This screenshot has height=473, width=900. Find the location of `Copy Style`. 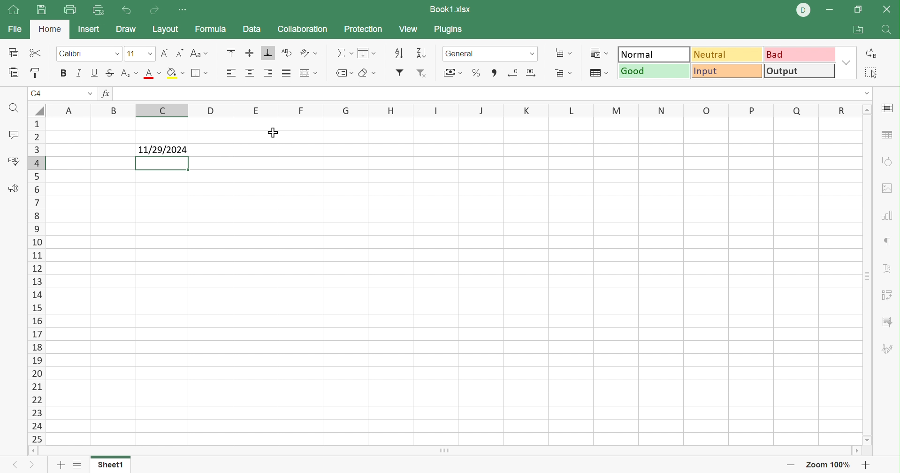

Copy Style is located at coordinates (36, 73).